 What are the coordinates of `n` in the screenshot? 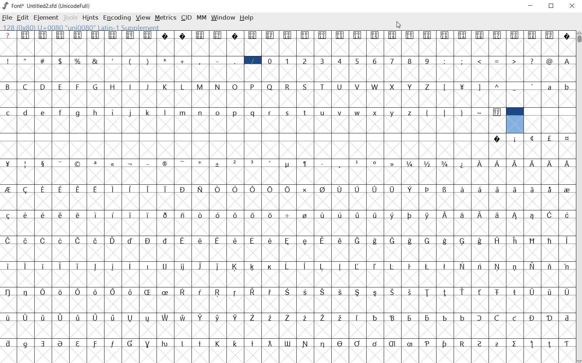 It's located at (201, 112).